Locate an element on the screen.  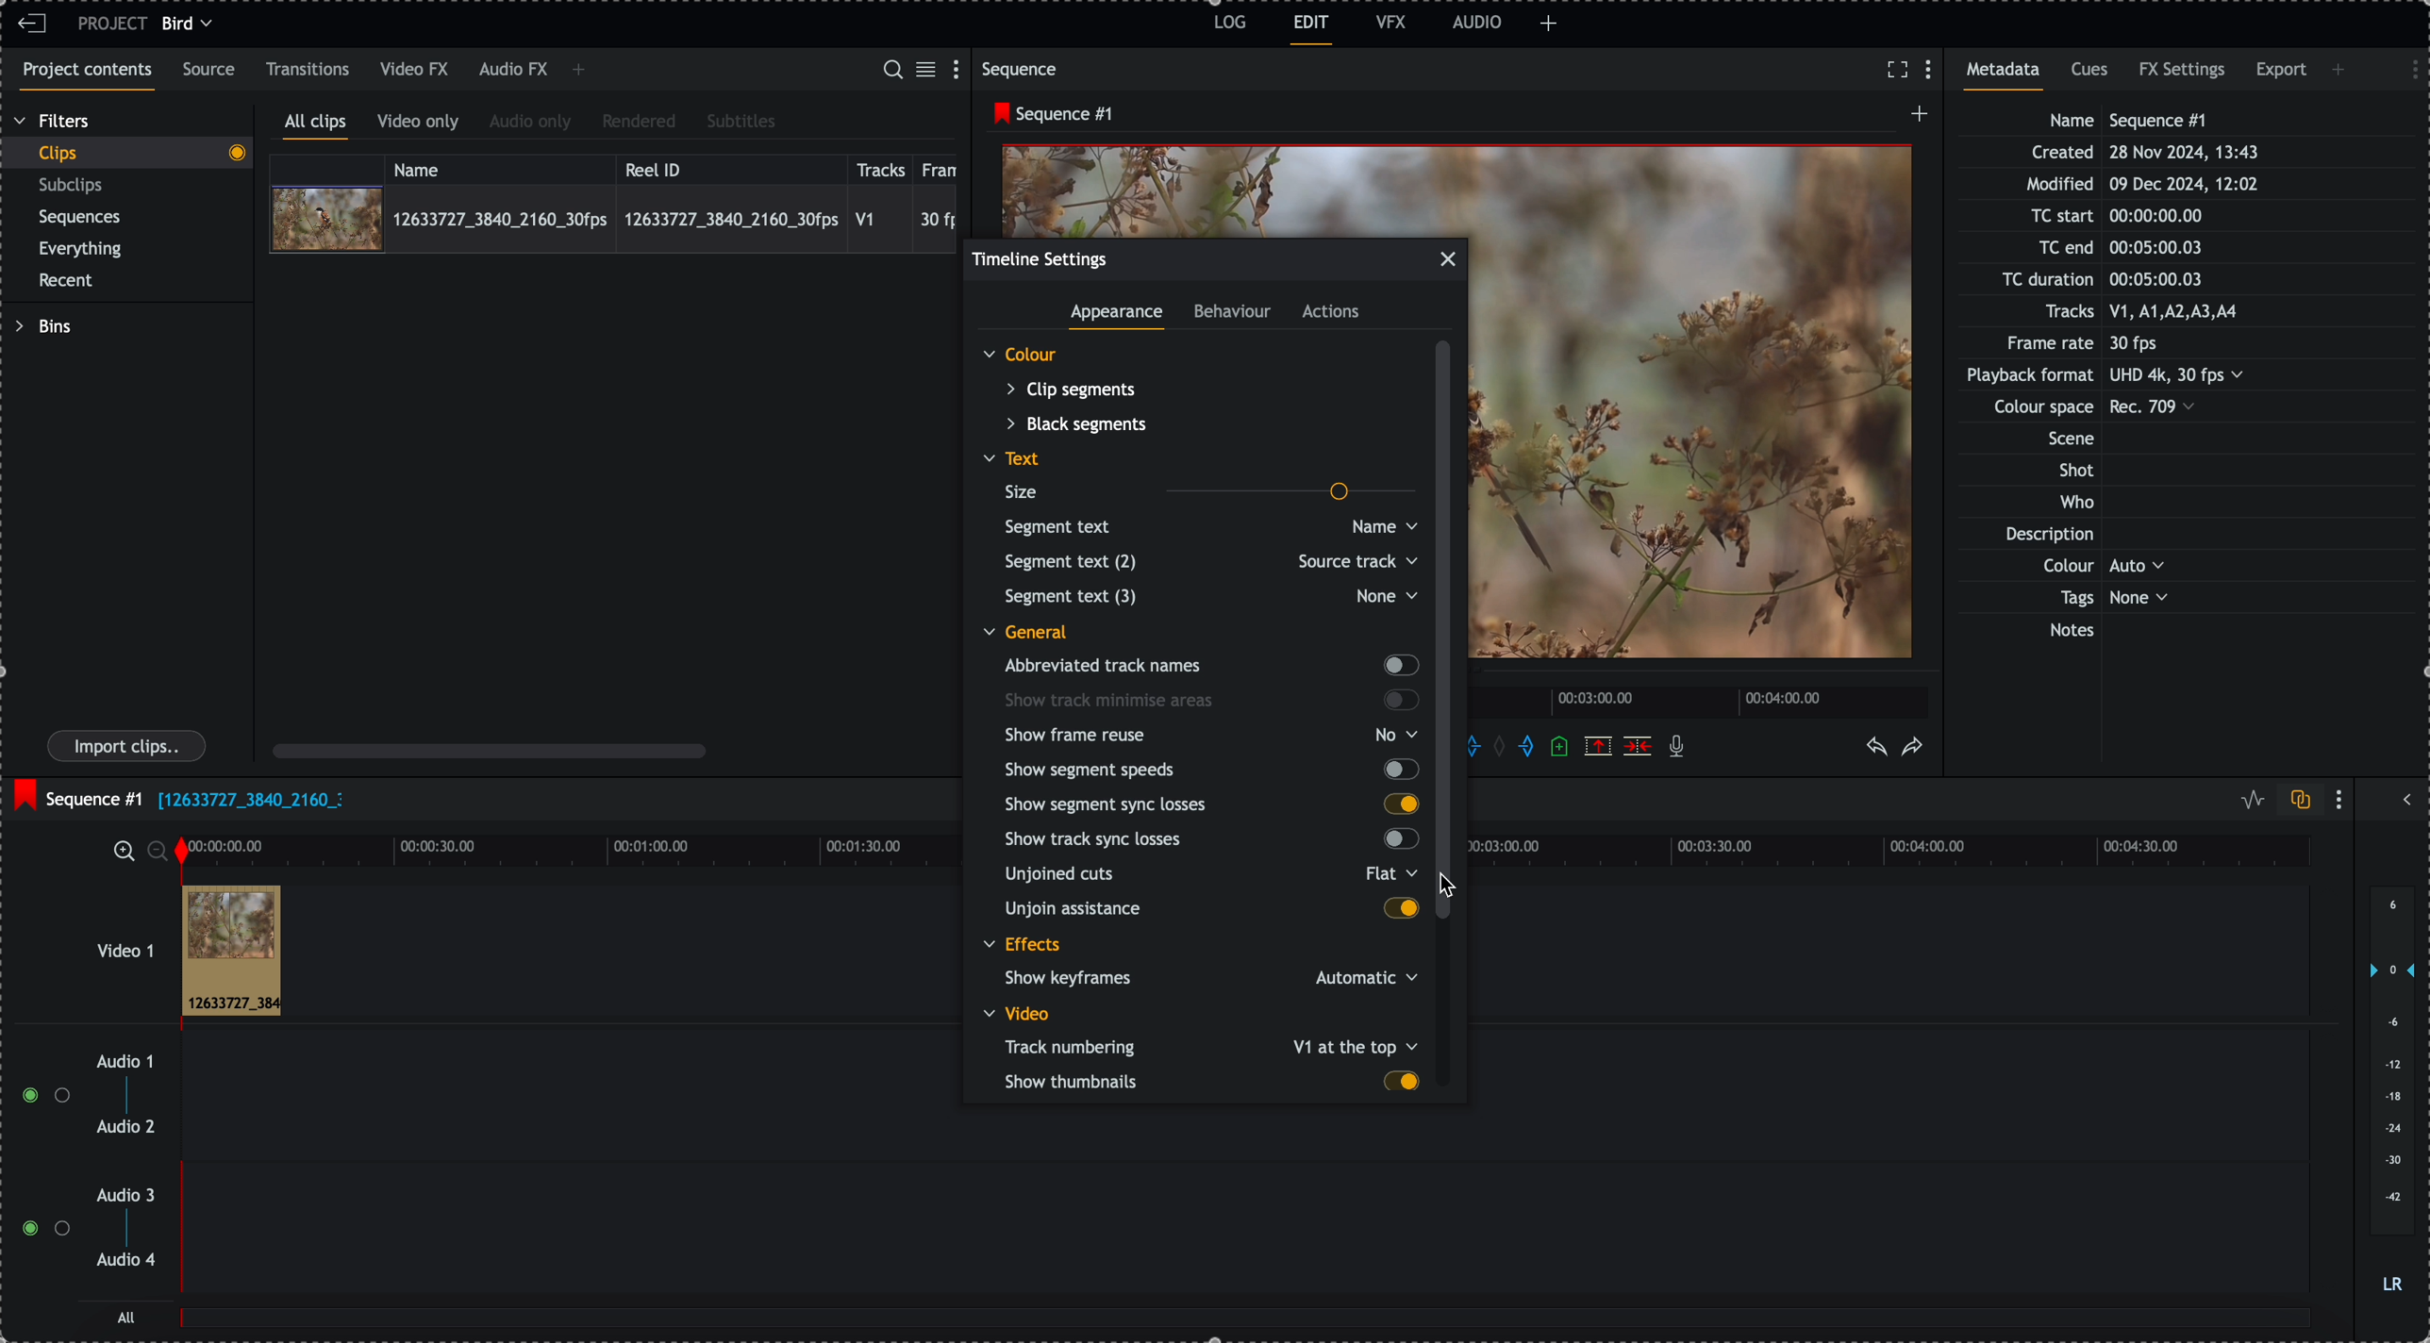
video only is located at coordinates (423, 124).